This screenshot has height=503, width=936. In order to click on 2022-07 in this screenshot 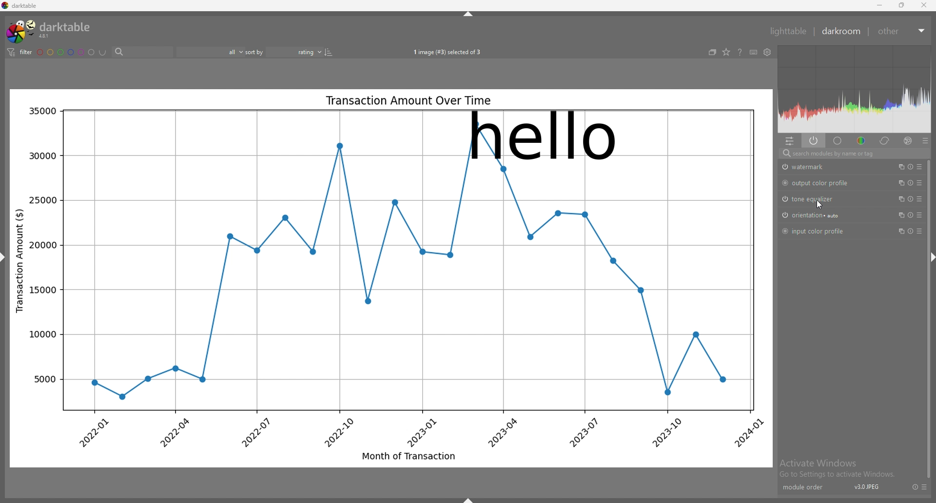, I will do `click(254, 432)`.